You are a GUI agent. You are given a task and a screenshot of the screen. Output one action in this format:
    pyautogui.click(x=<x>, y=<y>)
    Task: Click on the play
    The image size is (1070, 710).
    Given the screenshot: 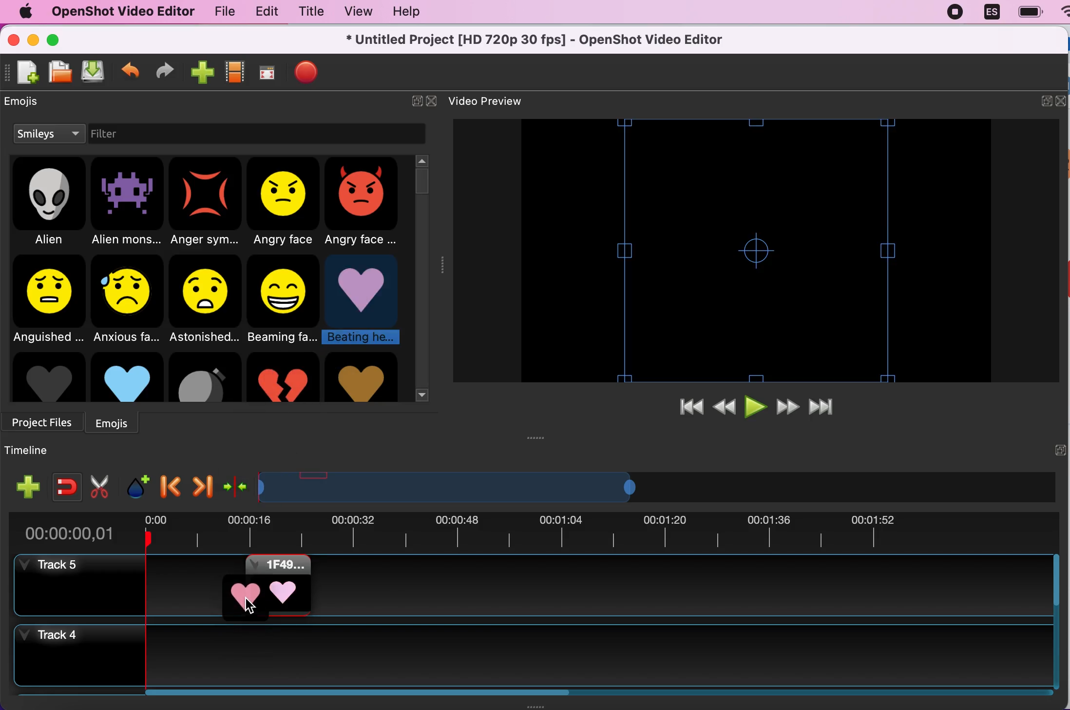 What is the action you would take?
    pyautogui.click(x=756, y=405)
    